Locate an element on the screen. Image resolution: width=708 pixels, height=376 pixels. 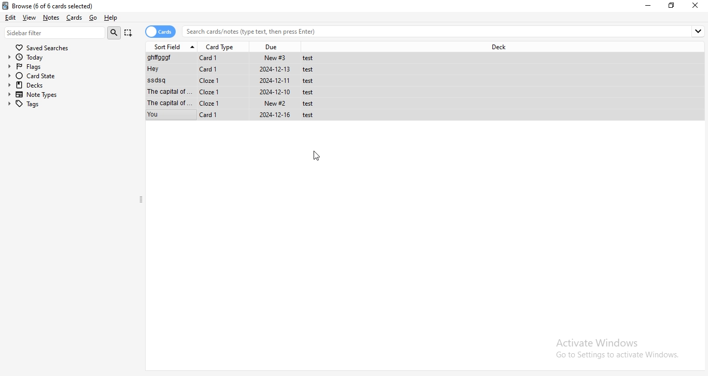
Capture is located at coordinates (129, 33).